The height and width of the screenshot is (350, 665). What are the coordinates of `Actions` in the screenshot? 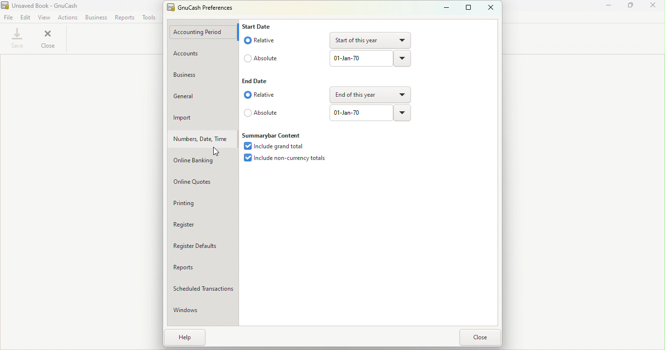 It's located at (67, 17).